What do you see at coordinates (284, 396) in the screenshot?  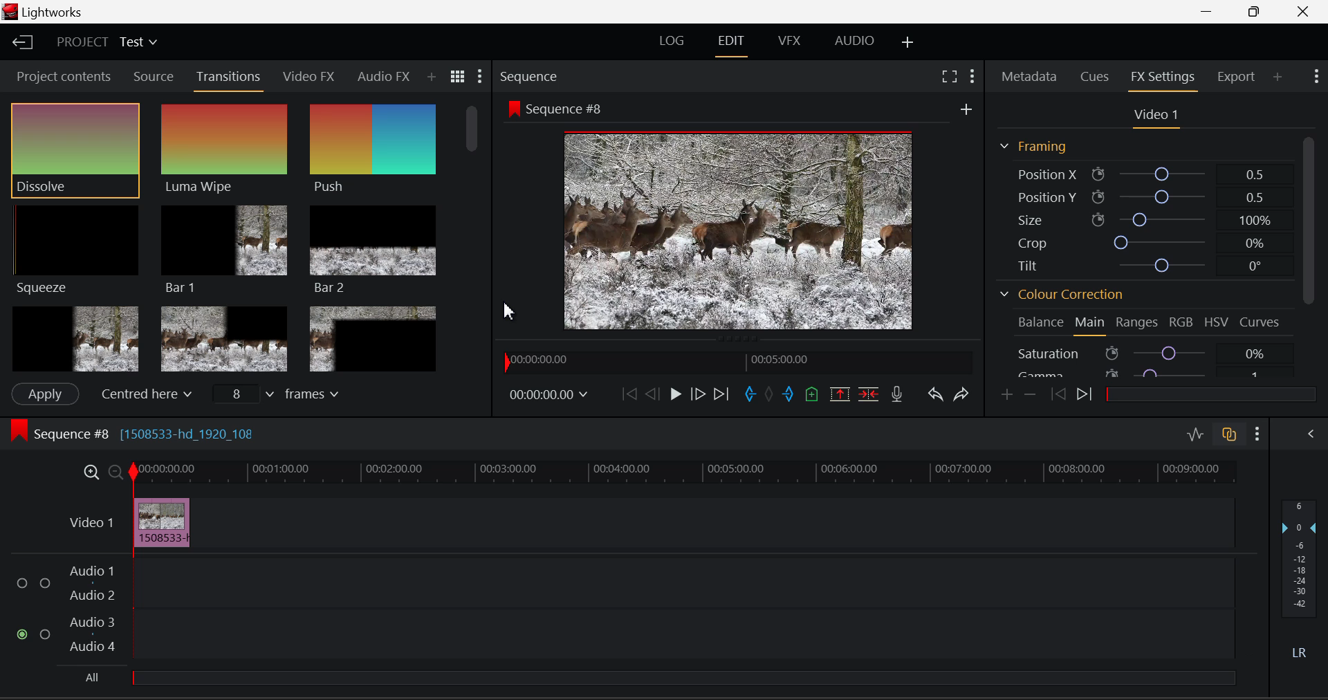 I see `frames input` at bounding box center [284, 396].